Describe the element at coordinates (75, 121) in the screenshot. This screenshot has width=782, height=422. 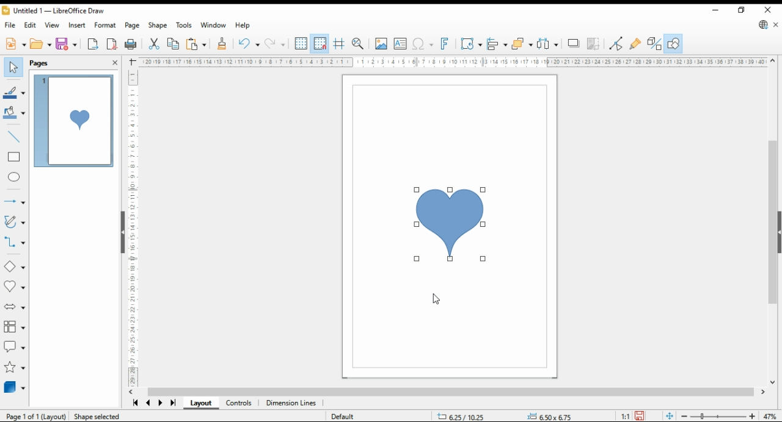
I see `page 1` at that location.